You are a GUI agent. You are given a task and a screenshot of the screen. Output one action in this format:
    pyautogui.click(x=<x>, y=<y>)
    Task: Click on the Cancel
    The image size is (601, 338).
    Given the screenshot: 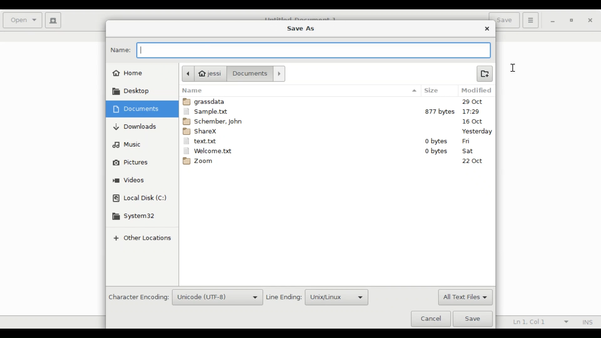 What is the action you would take?
    pyautogui.click(x=430, y=318)
    